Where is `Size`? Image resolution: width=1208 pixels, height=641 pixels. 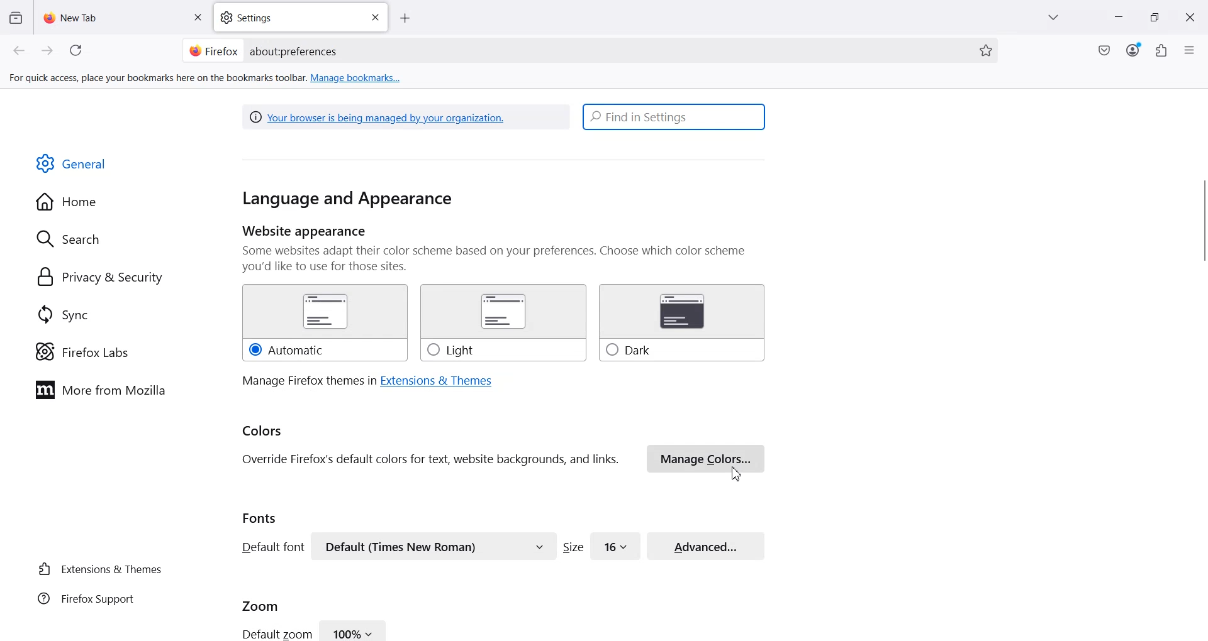
Size is located at coordinates (573, 547).